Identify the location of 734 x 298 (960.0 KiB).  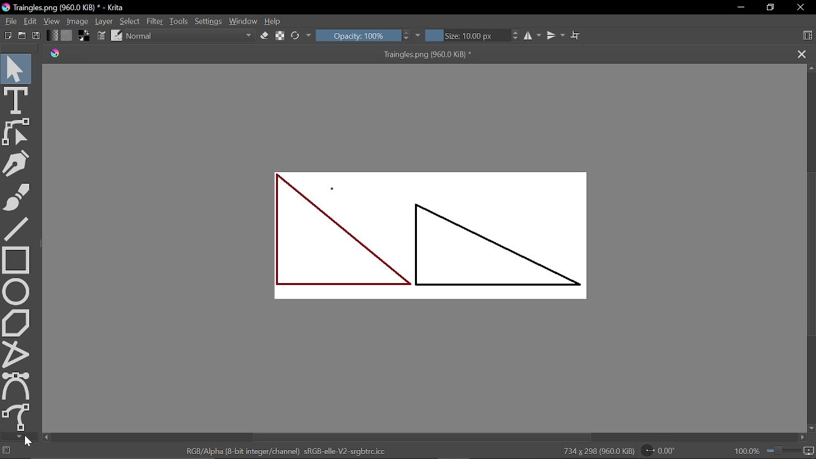
(598, 451).